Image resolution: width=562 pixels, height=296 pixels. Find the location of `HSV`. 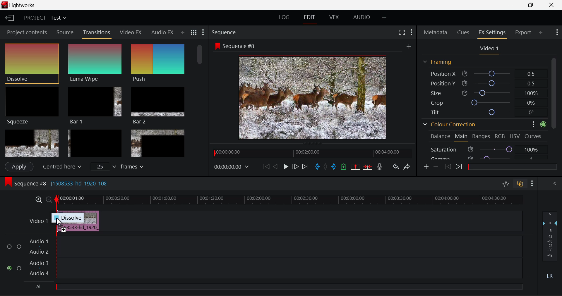

HSV is located at coordinates (516, 136).